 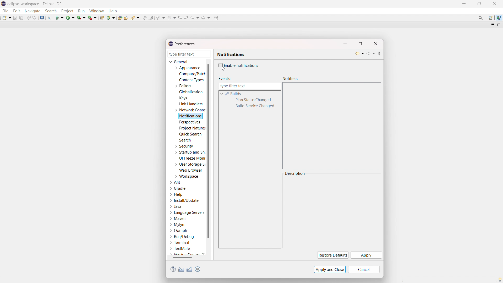 I want to click on enable notifications, so click(x=242, y=65).